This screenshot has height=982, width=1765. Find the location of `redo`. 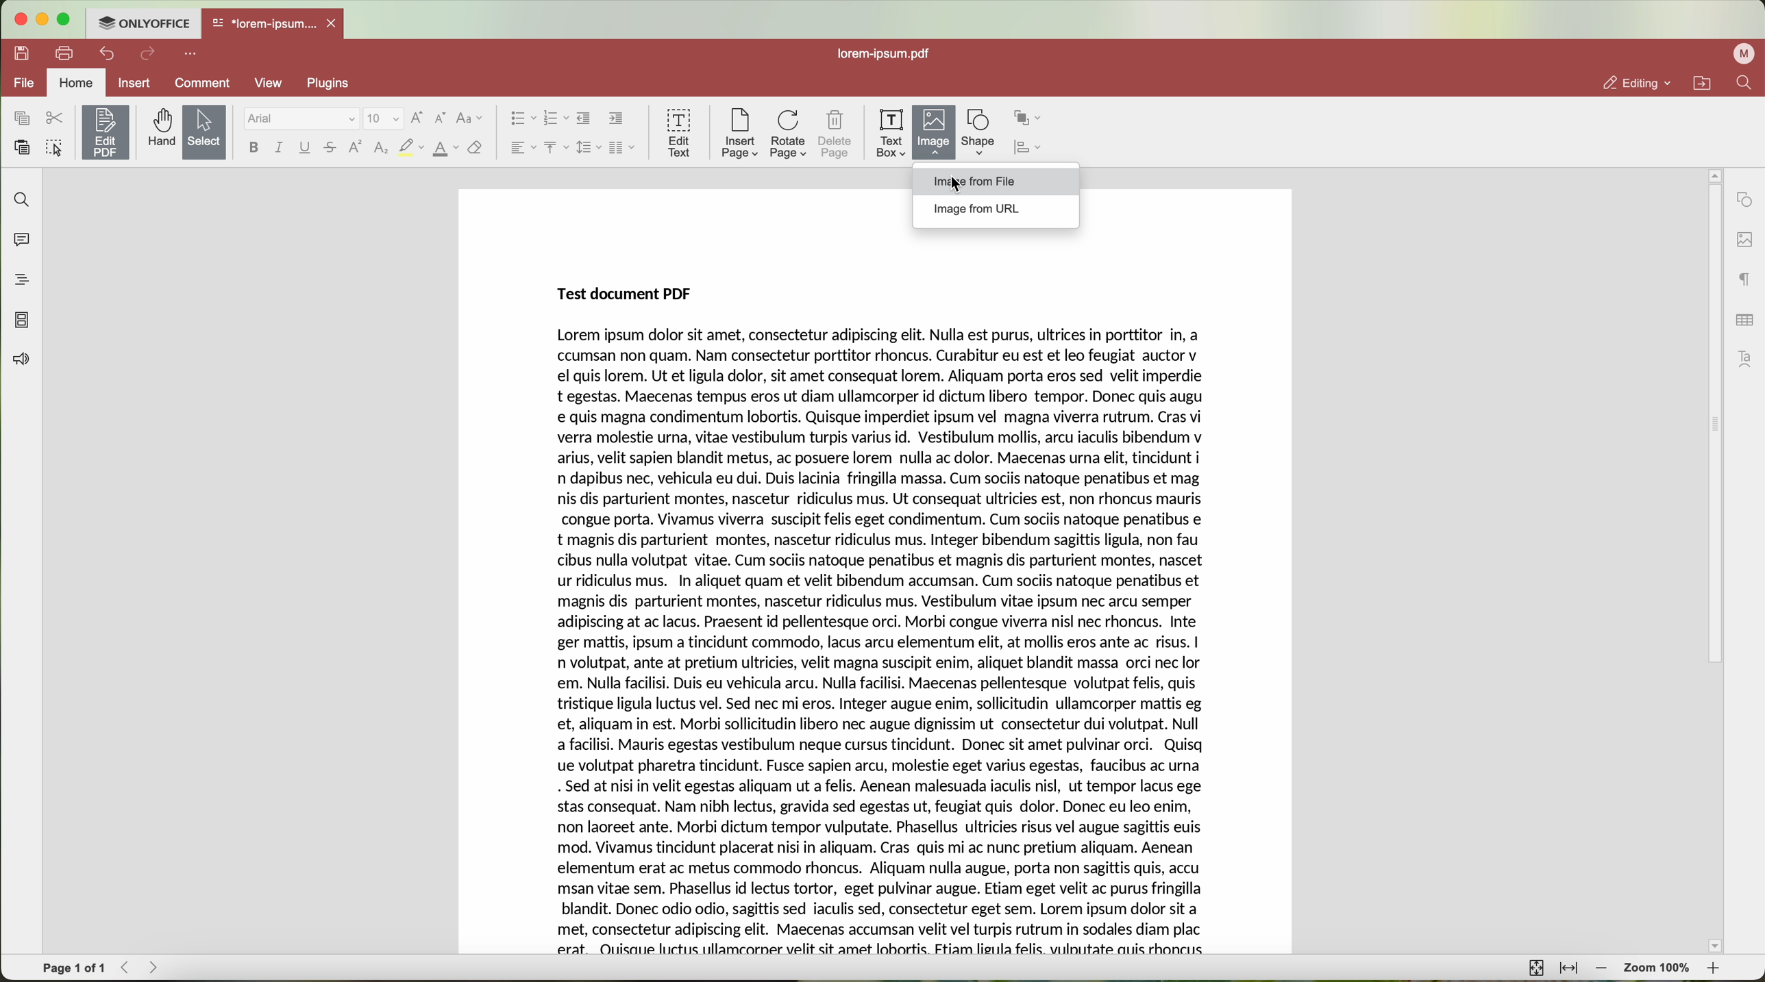

redo is located at coordinates (148, 55).